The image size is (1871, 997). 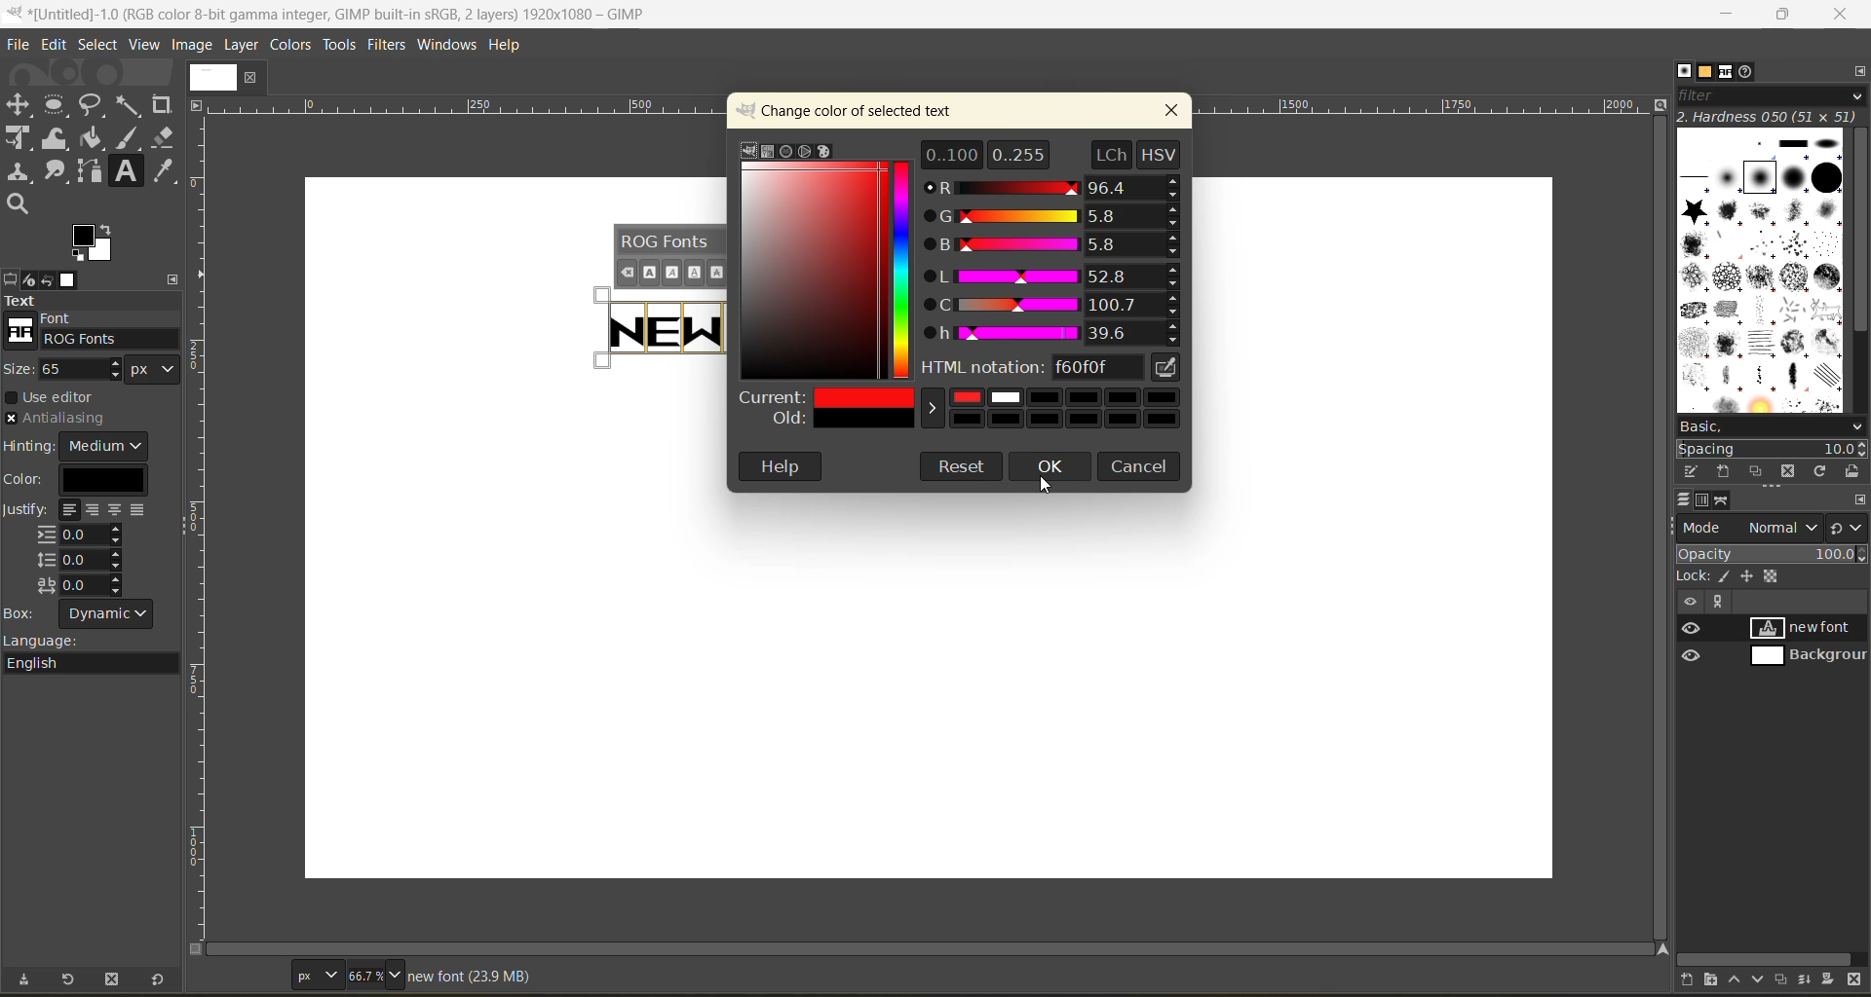 What do you see at coordinates (1685, 497) in the screenshot?
I see `layers` at bounding box center [1685, 497].